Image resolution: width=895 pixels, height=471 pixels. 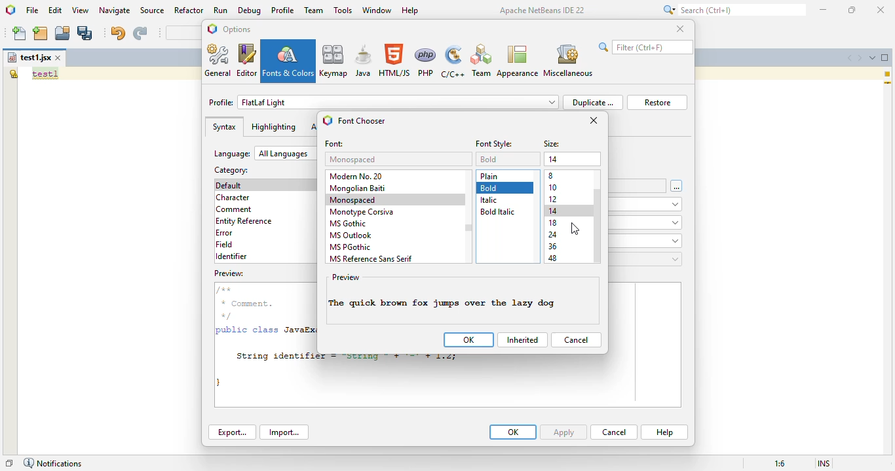 What do you see at coordinates (349, 223) in the screenshot?
I see `MS gothic` at bounding box center [349, 223].